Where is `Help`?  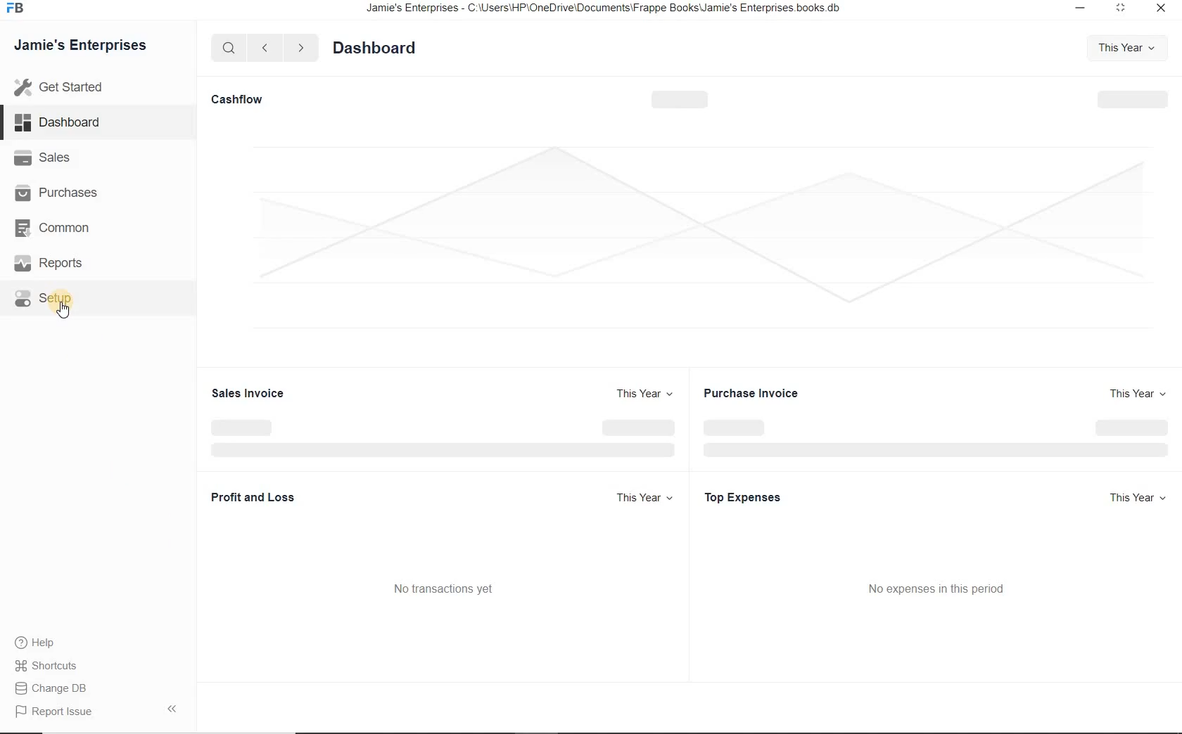
Help is located at coordinates (42, 644).